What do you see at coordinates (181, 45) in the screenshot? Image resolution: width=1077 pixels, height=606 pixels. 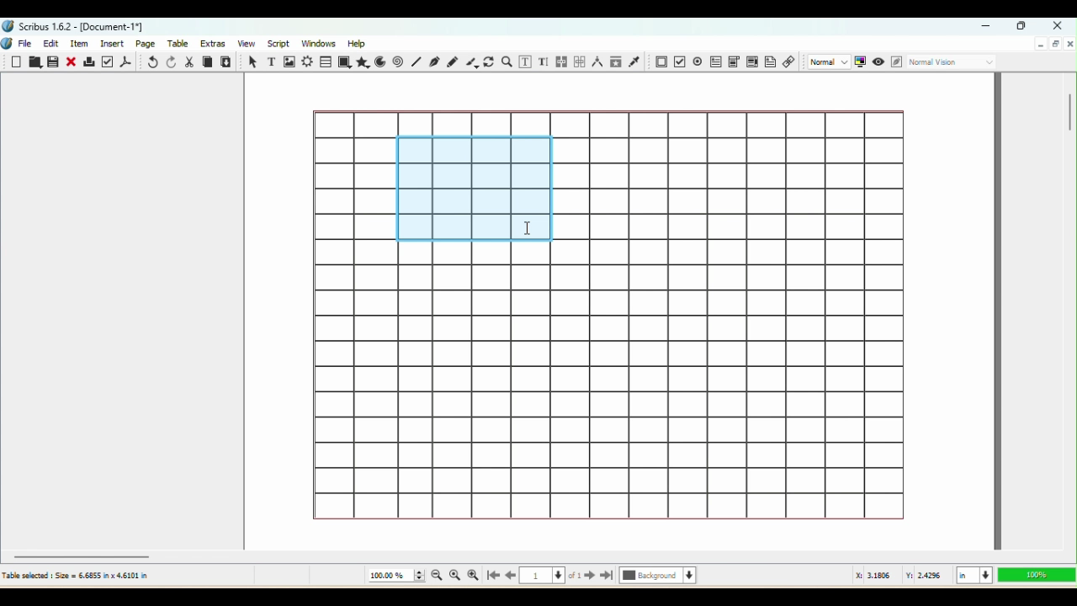 I see `Table` at bounding box center [181, 45].